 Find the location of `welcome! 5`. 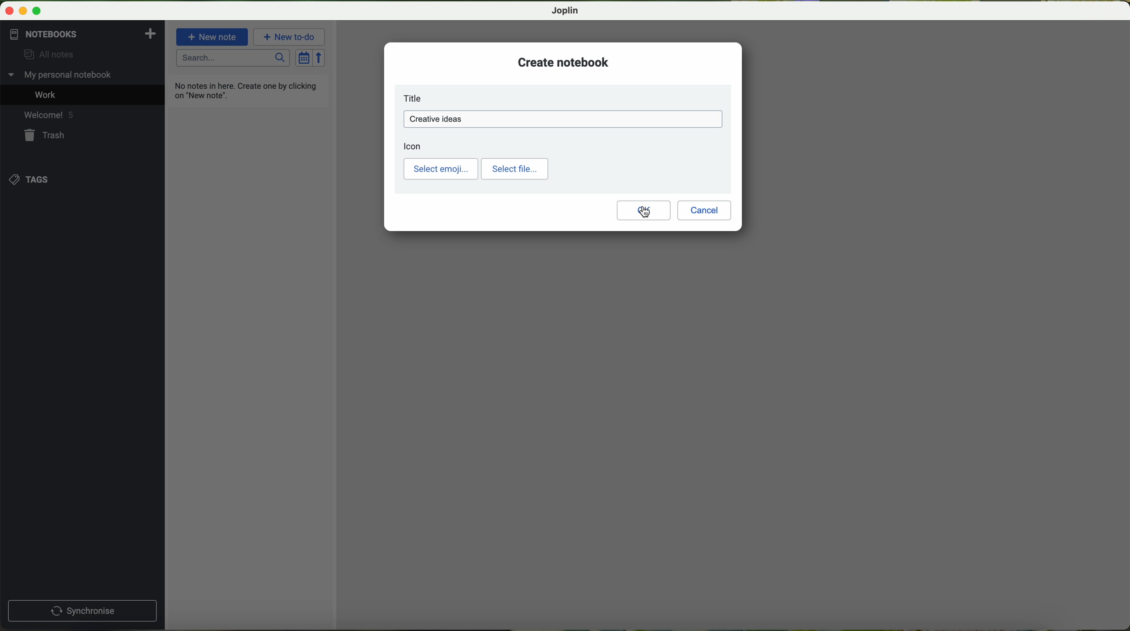

welcome! 5 is located at coordinates (48, 114).